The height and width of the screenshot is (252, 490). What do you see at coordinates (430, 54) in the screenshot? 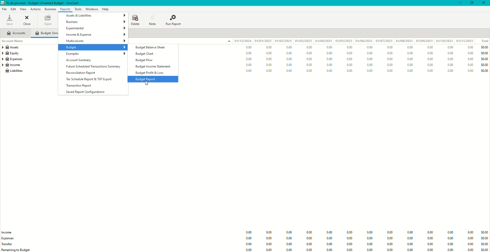
I see `0.00` at bounding box center [430, 54].